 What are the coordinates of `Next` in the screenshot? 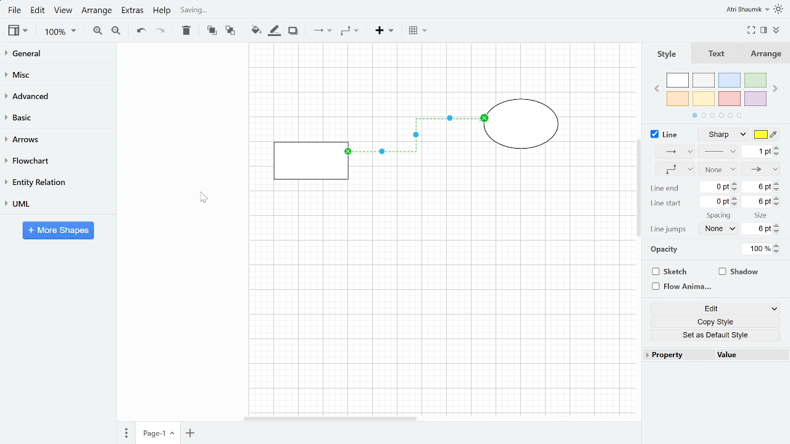 It's located at (776, 89).